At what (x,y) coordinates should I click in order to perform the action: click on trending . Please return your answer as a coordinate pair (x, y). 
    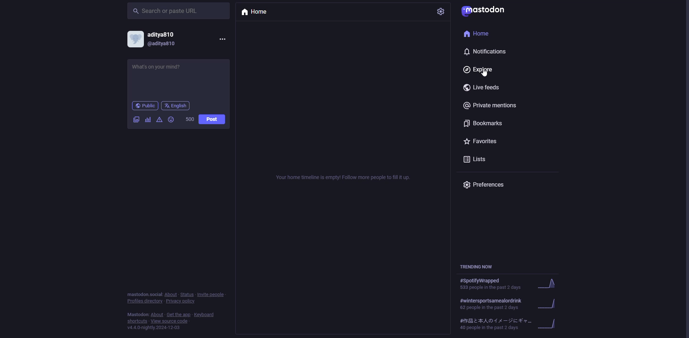
    Looking at the image, I should click on (506, 304).